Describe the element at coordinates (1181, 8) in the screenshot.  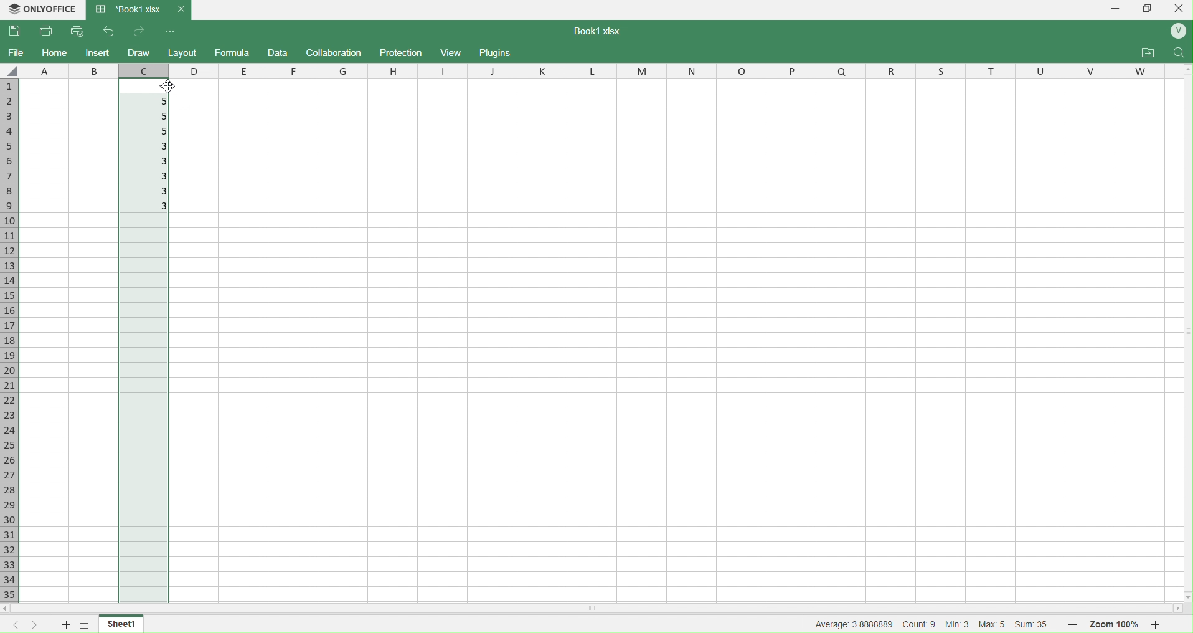
I see `Close` at that location.